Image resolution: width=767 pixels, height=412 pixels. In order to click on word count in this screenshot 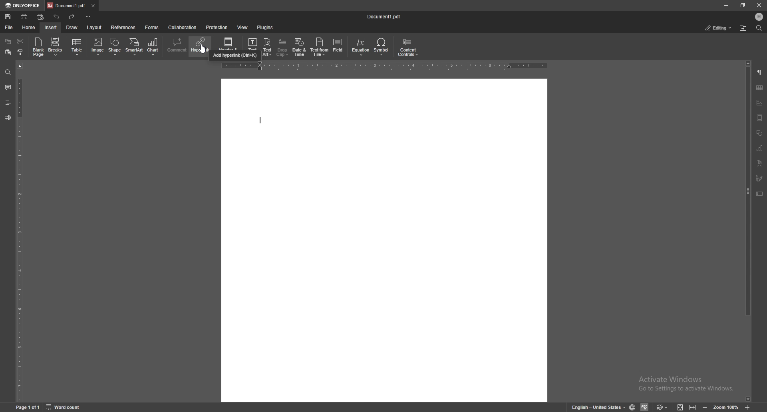, I will do `click(65, 406)`.